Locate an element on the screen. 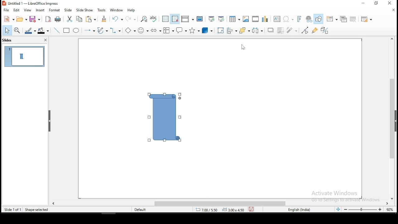 The width and height of the screenshot is (398, 224). scroll bar is located at coordinates (392, 119).